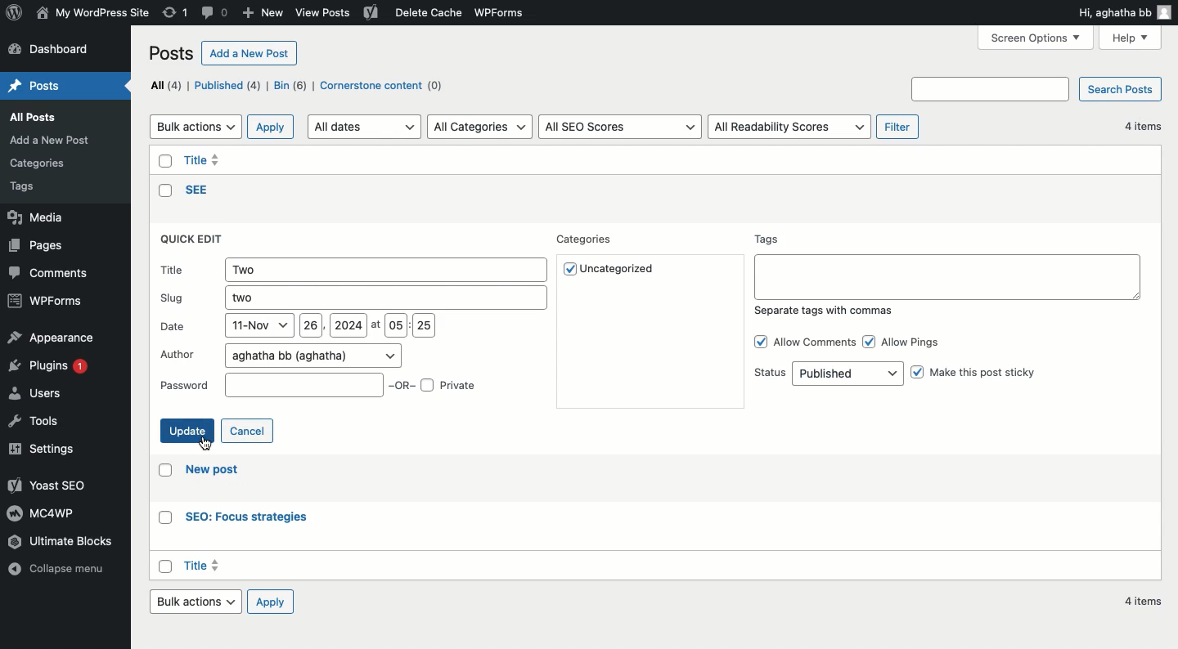  I want to click on Add a new post, so click(54, 140).